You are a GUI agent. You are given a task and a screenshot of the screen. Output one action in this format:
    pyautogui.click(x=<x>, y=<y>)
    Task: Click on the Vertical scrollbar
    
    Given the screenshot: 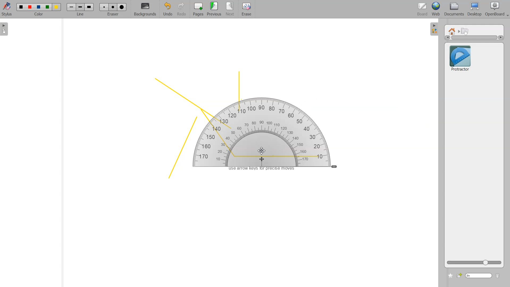 What is the action you would take?
    pyautogui.click(x=474, y=38)
    